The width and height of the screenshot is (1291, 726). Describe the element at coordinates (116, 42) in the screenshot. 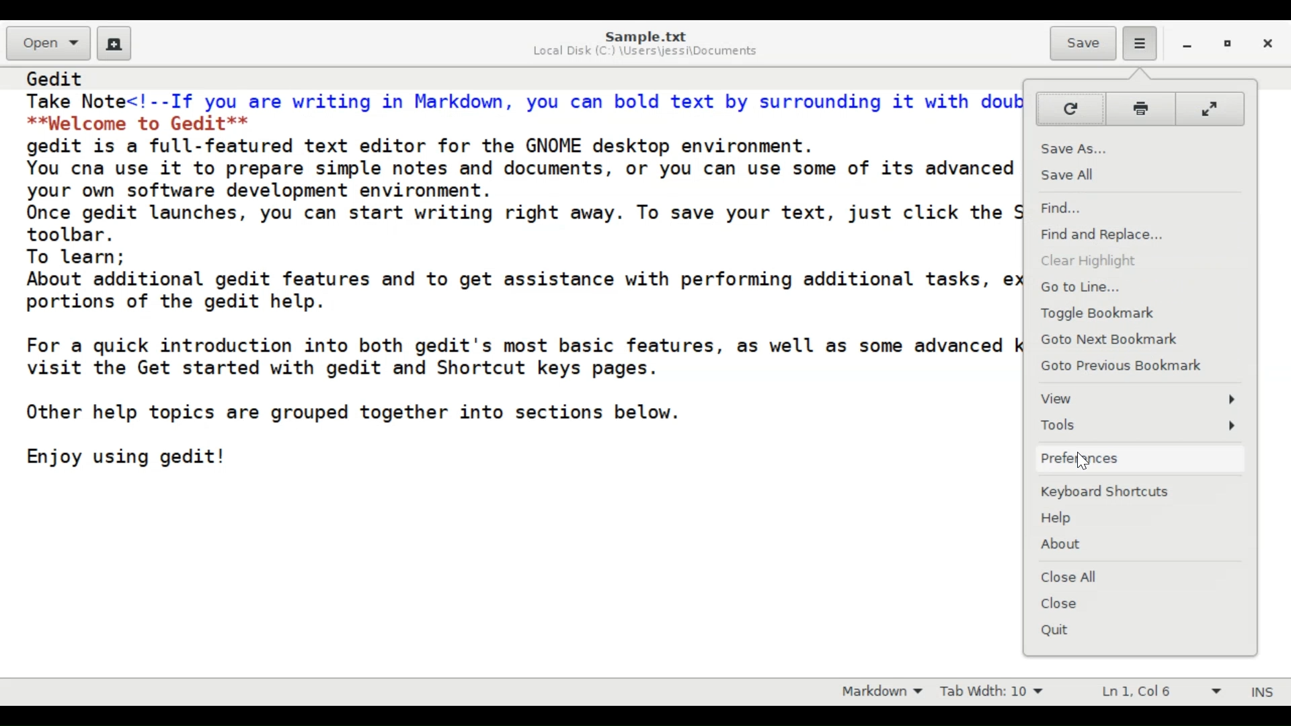

I see `Create a new document` at that location.